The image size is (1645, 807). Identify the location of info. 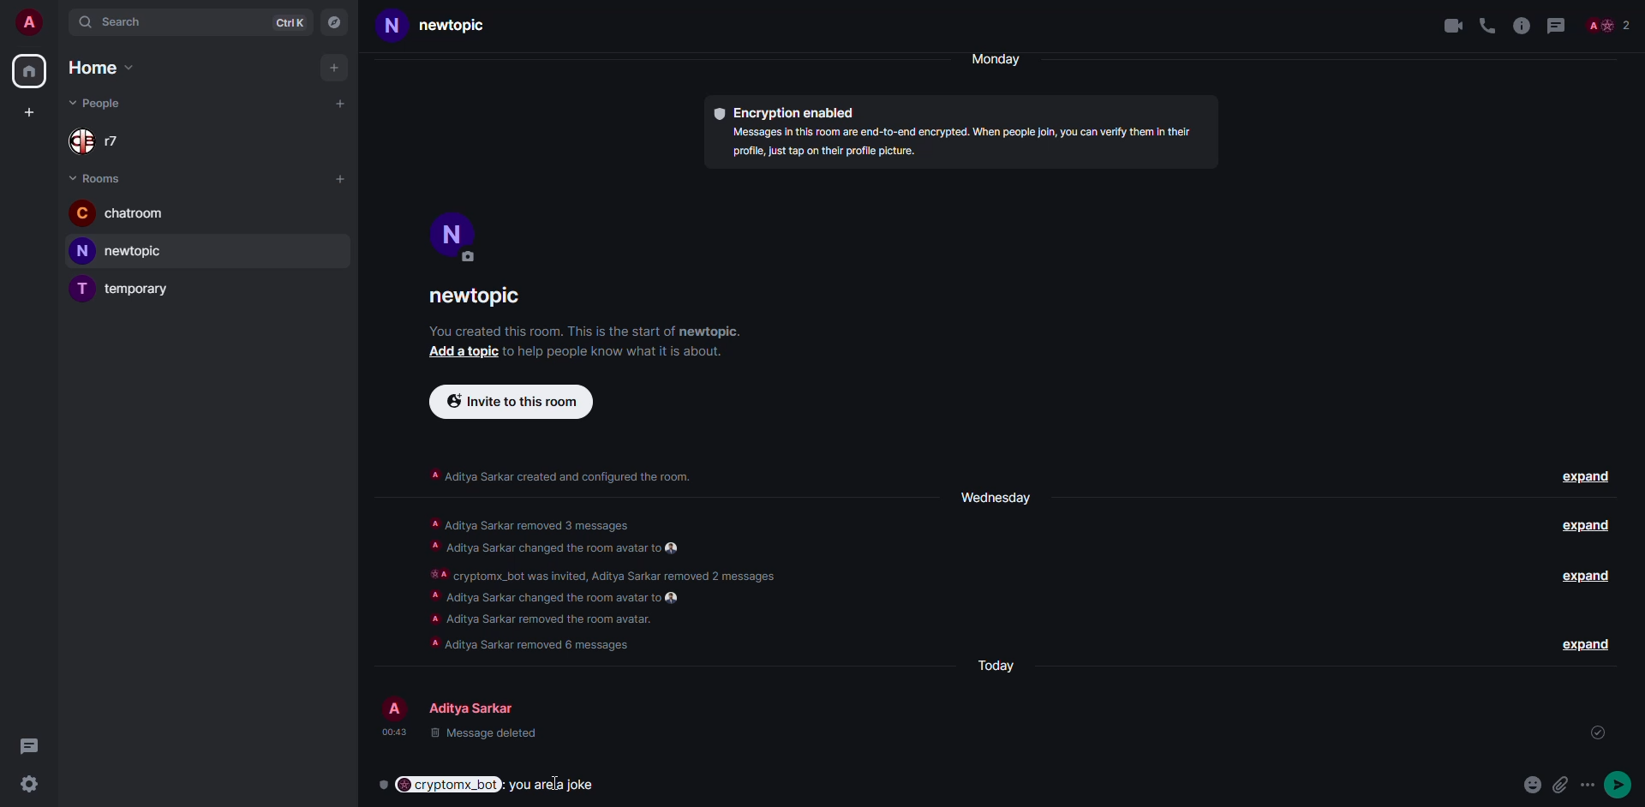
(560, 474).